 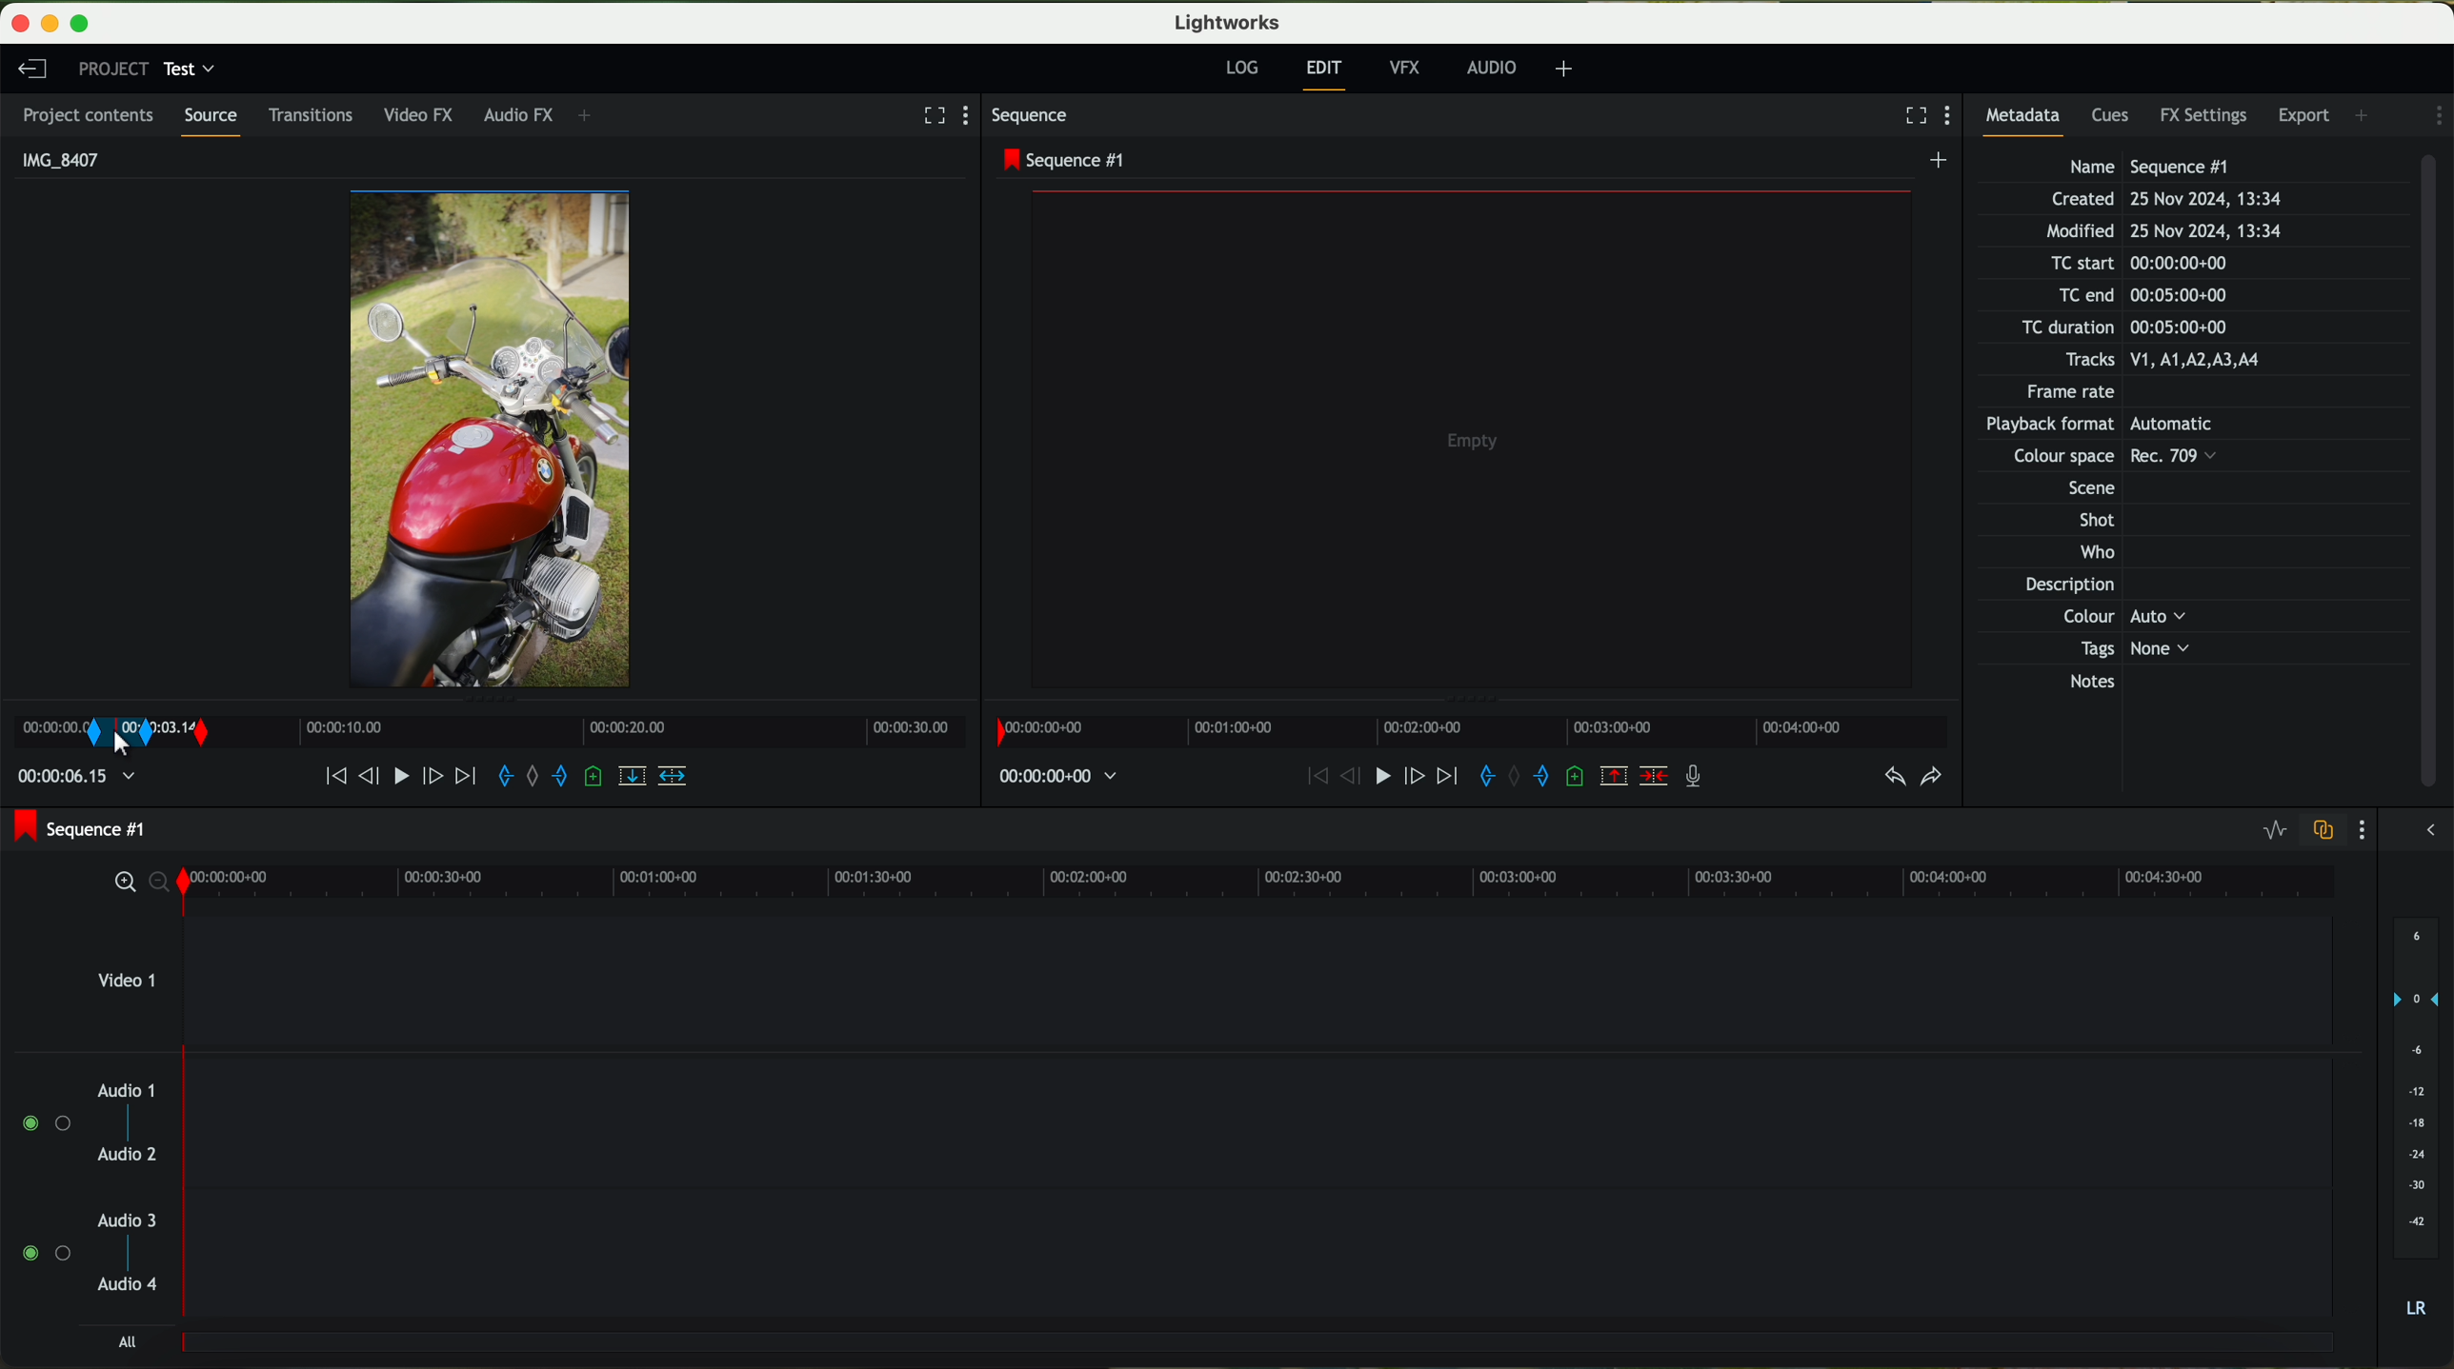 What do you see at coordinates (56, 158) in the screenshot?
I see `IMG_8407` at bounding box center [56, 158].